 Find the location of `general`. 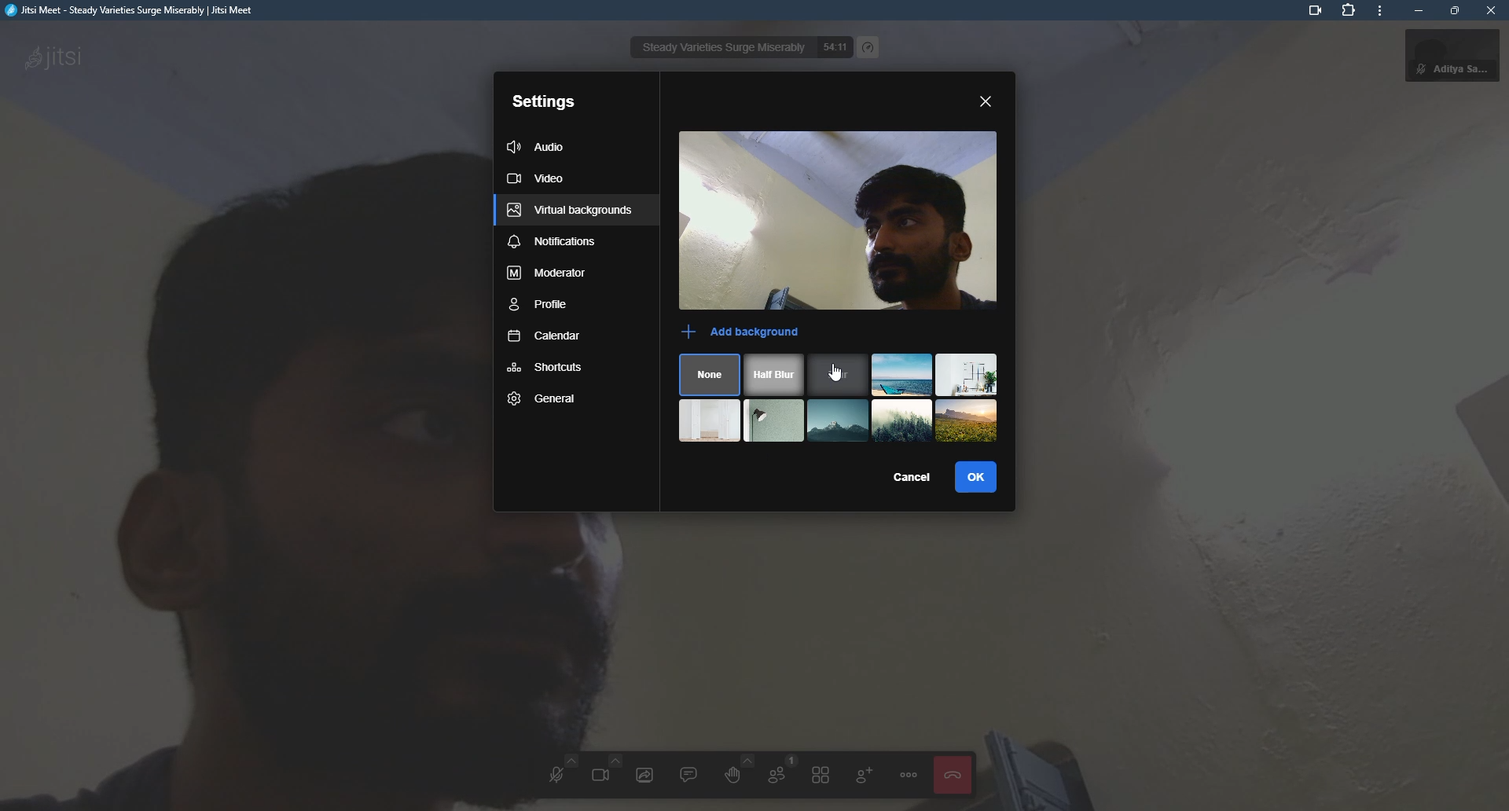

general is located at coordinates (544, 399).